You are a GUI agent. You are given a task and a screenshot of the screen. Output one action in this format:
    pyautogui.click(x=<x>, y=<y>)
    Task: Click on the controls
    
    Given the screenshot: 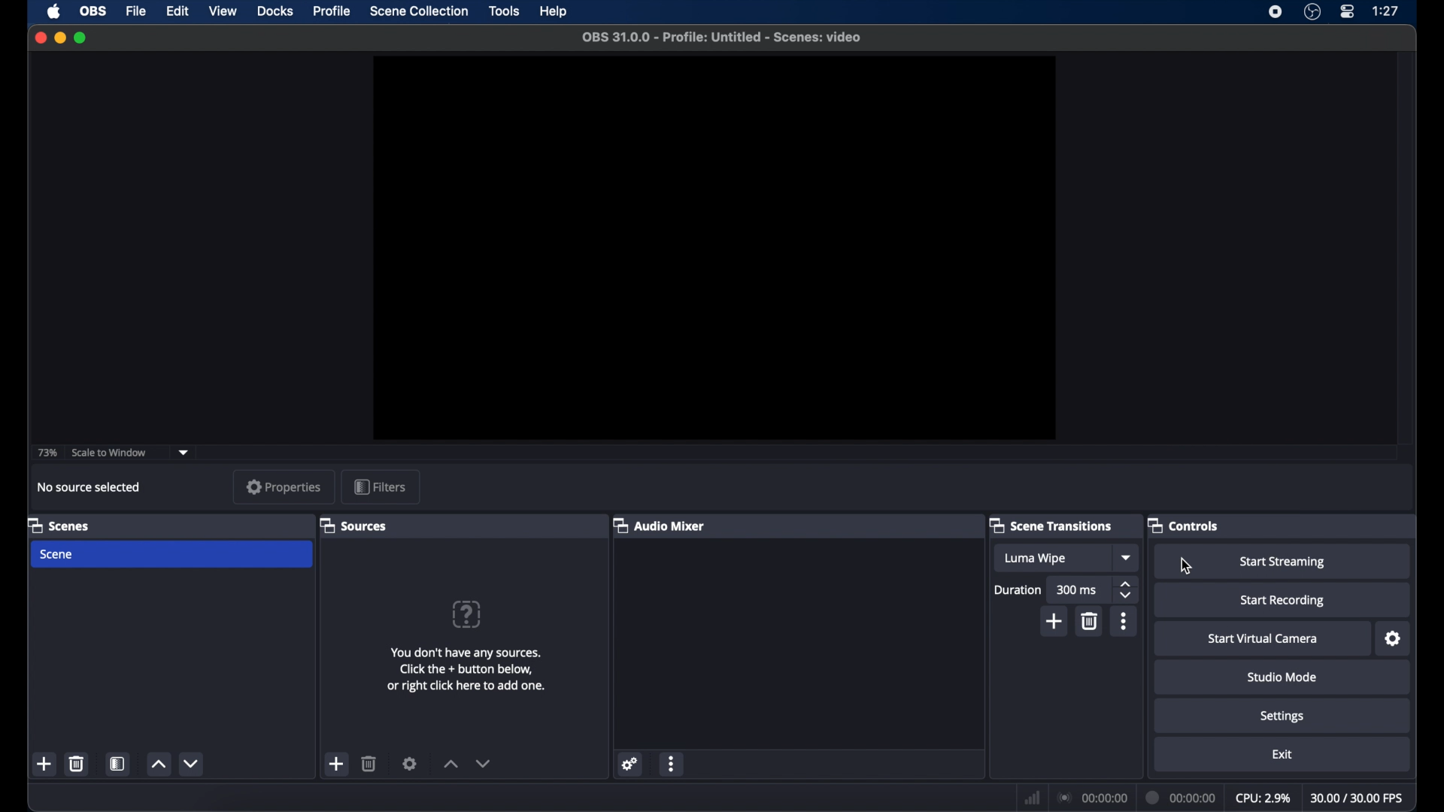 What is the action you would take?
    pyautogui.click(x=1182, y=525)
    